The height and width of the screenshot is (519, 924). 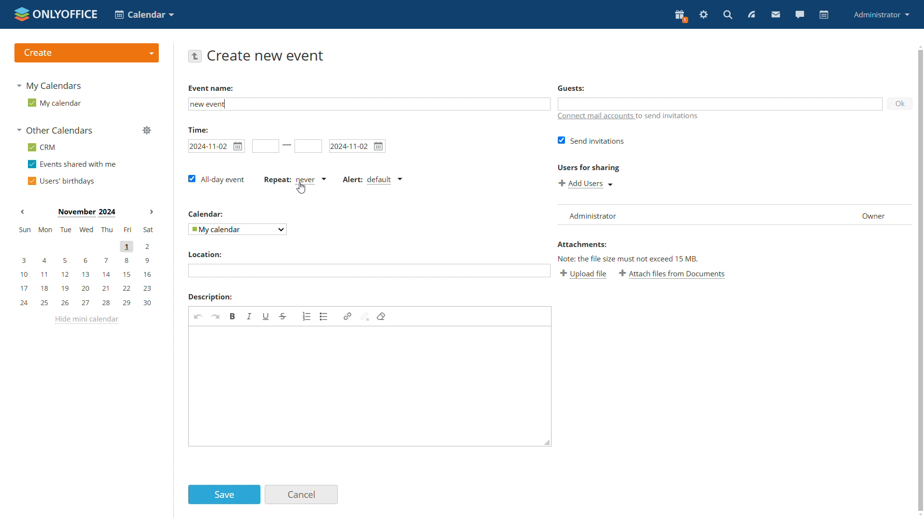 What do you see at coordinates (582, 244) in the screenshot?
I see `Attachments` at bounding box center [582, 244].